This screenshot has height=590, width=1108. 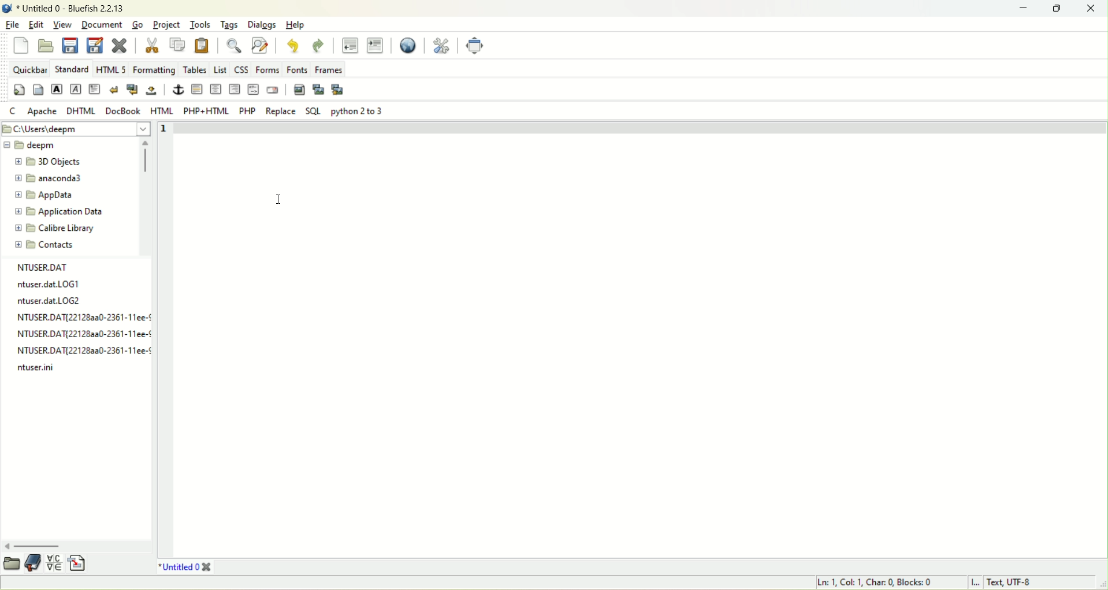 I want to click on new file, so click(x=22, y=46).